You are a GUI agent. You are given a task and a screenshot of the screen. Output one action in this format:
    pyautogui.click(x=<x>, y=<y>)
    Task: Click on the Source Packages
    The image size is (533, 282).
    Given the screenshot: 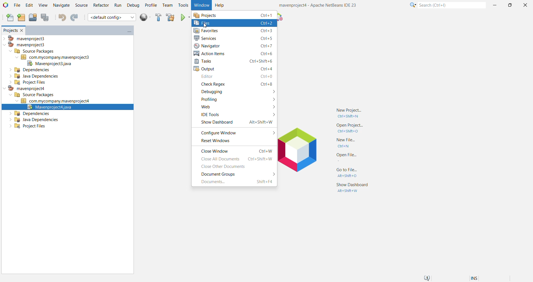 What is the action you would take?
    pyautogui.click(x=32, y=51)
    